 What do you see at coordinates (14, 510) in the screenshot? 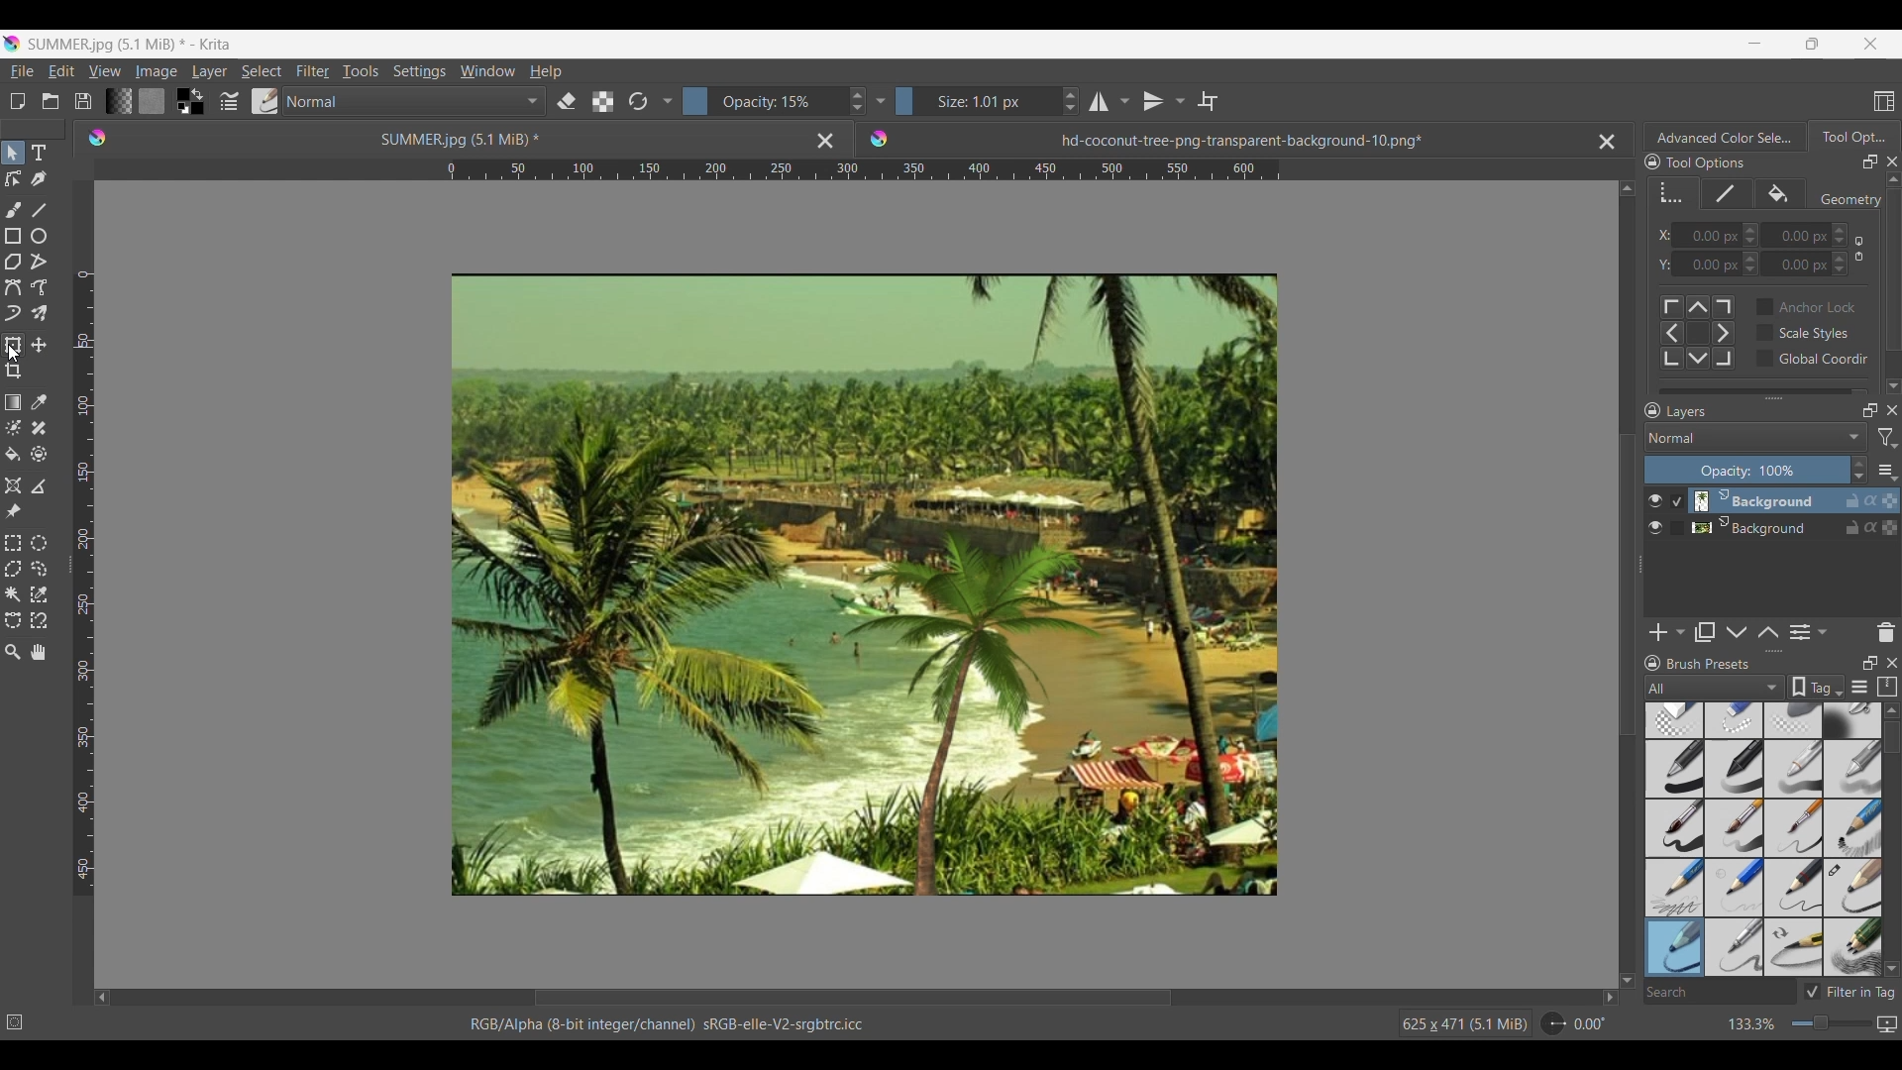
I see `Reference images tool` at bounding box center [14, 510].